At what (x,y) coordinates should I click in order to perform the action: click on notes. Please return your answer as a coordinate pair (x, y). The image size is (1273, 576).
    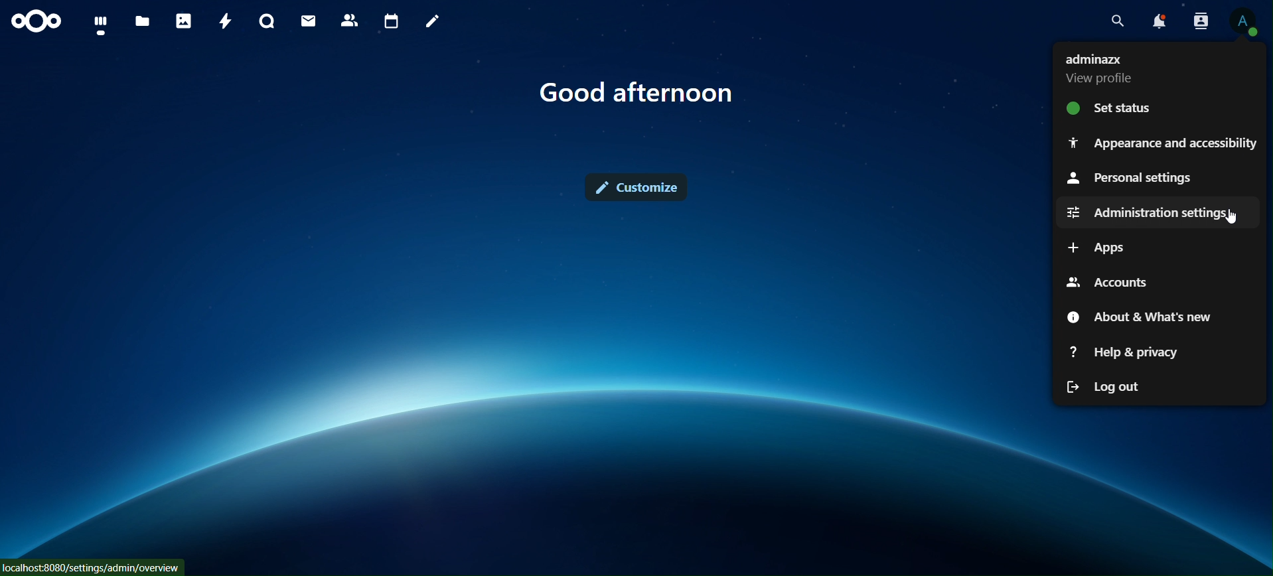
    Looking at the image, I should click on (433, 20).